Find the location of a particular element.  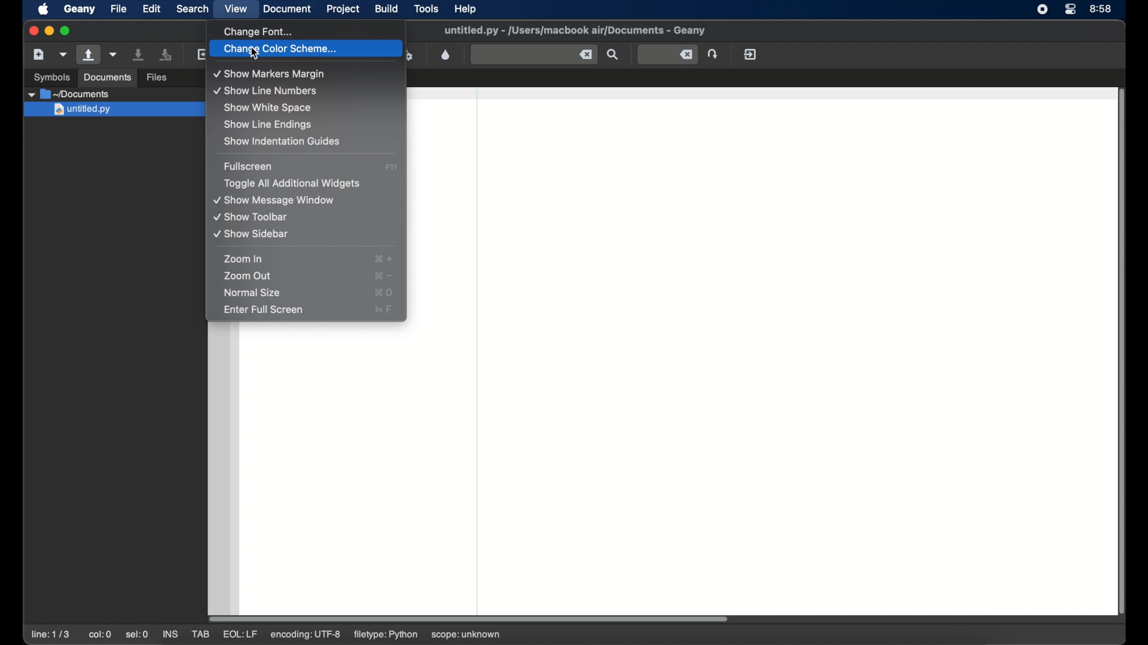

tab is located at coordinates (201, 634).